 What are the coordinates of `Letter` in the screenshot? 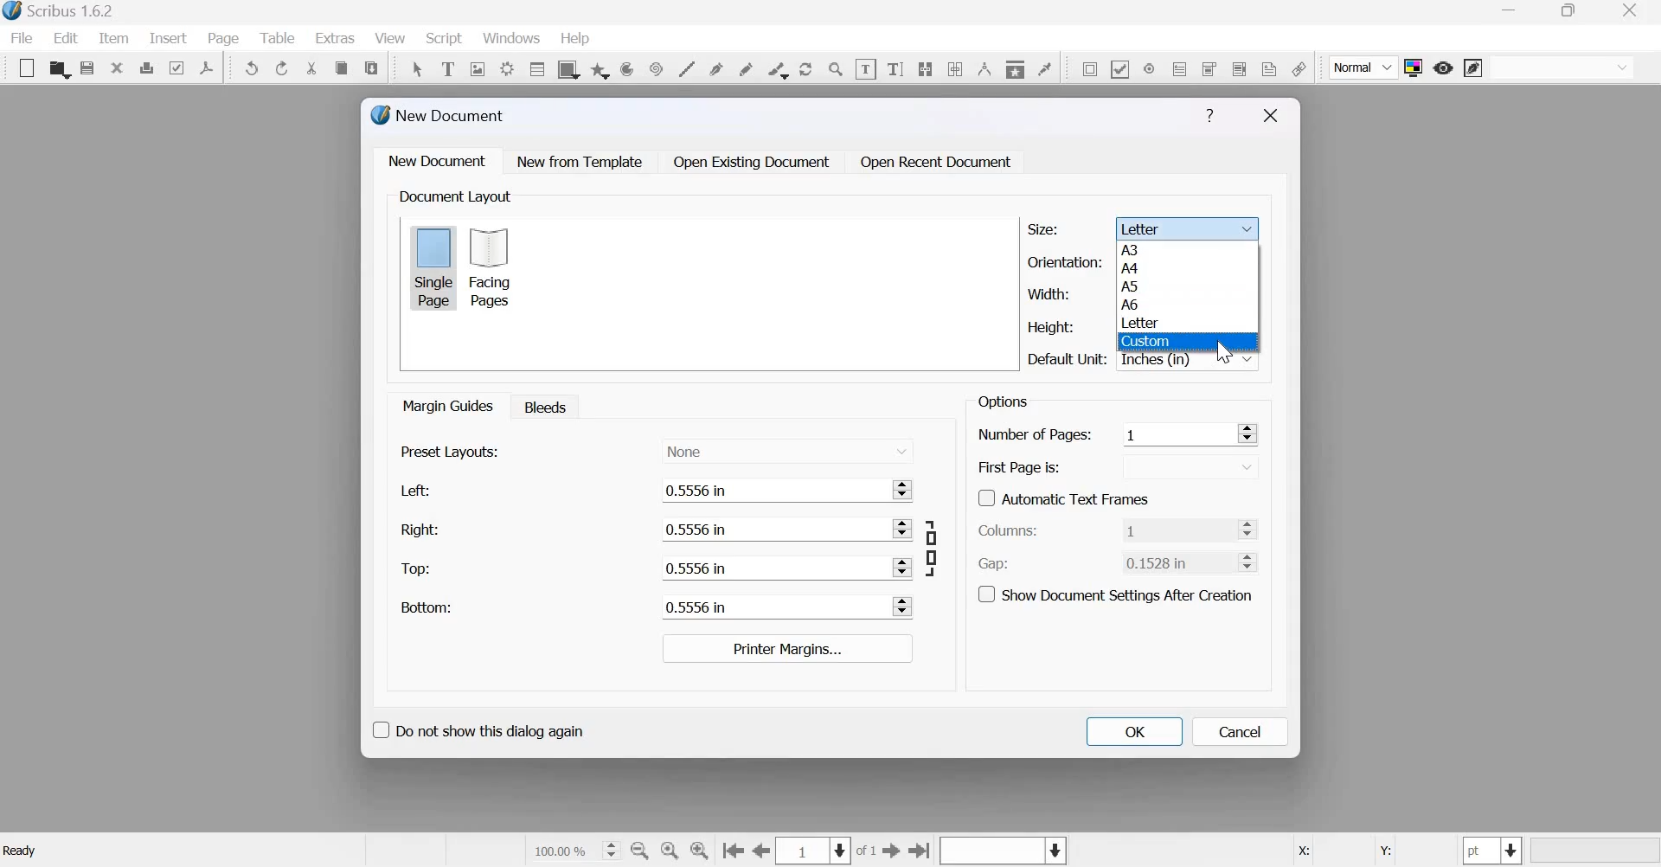 It's located at (1186, 228).